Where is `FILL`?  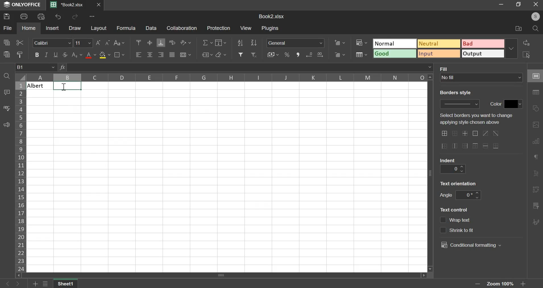
FILL is located at coordinates (447, 68).